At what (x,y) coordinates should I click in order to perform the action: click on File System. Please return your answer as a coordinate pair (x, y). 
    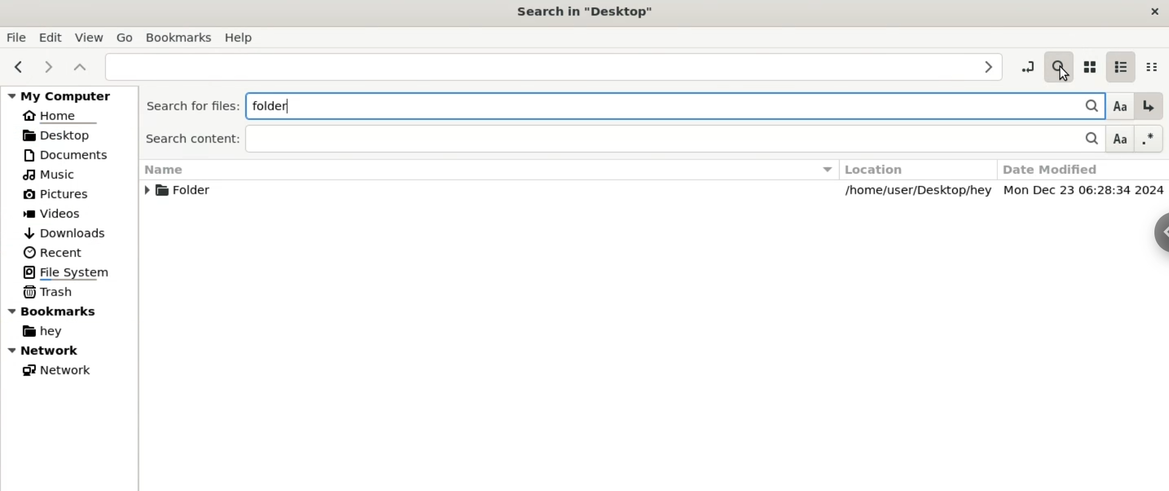
    Looking at the image, I should click on (63, 272).